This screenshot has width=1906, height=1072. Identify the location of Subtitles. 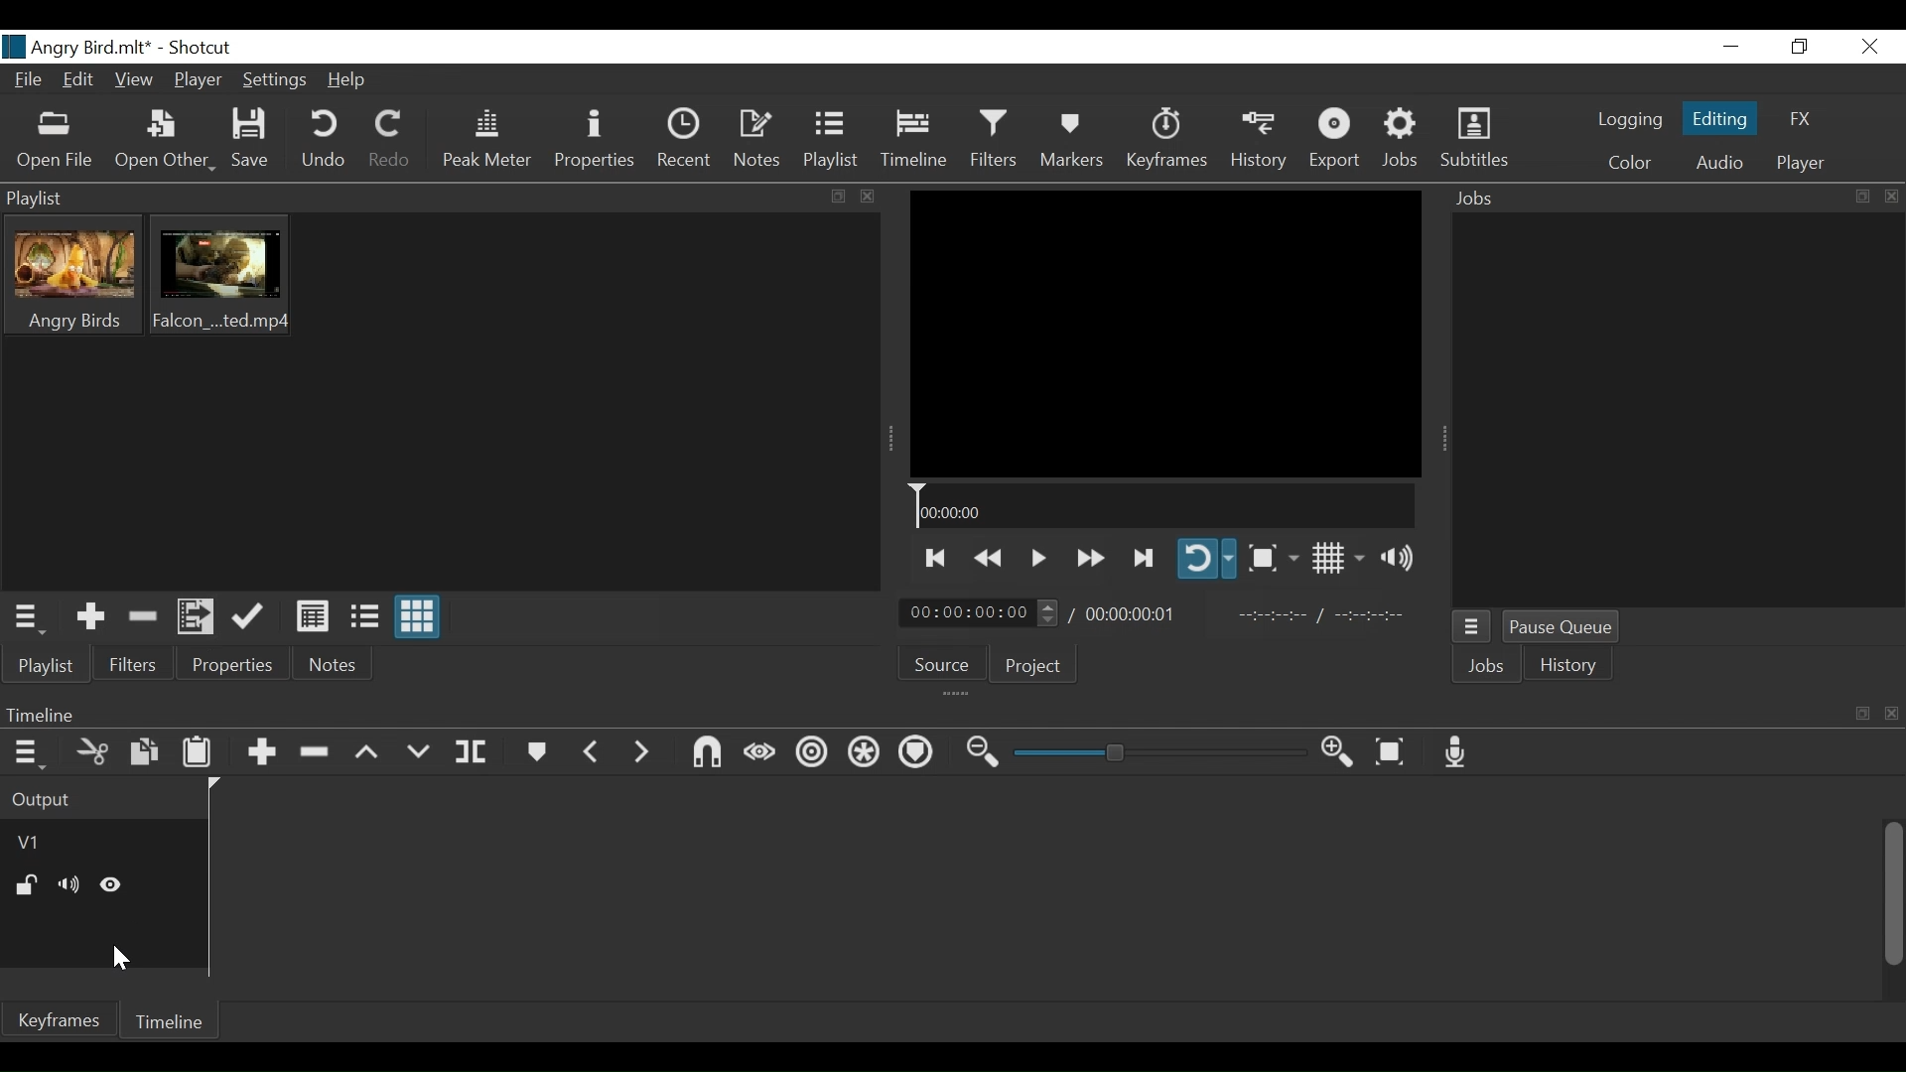
(1475, 140).